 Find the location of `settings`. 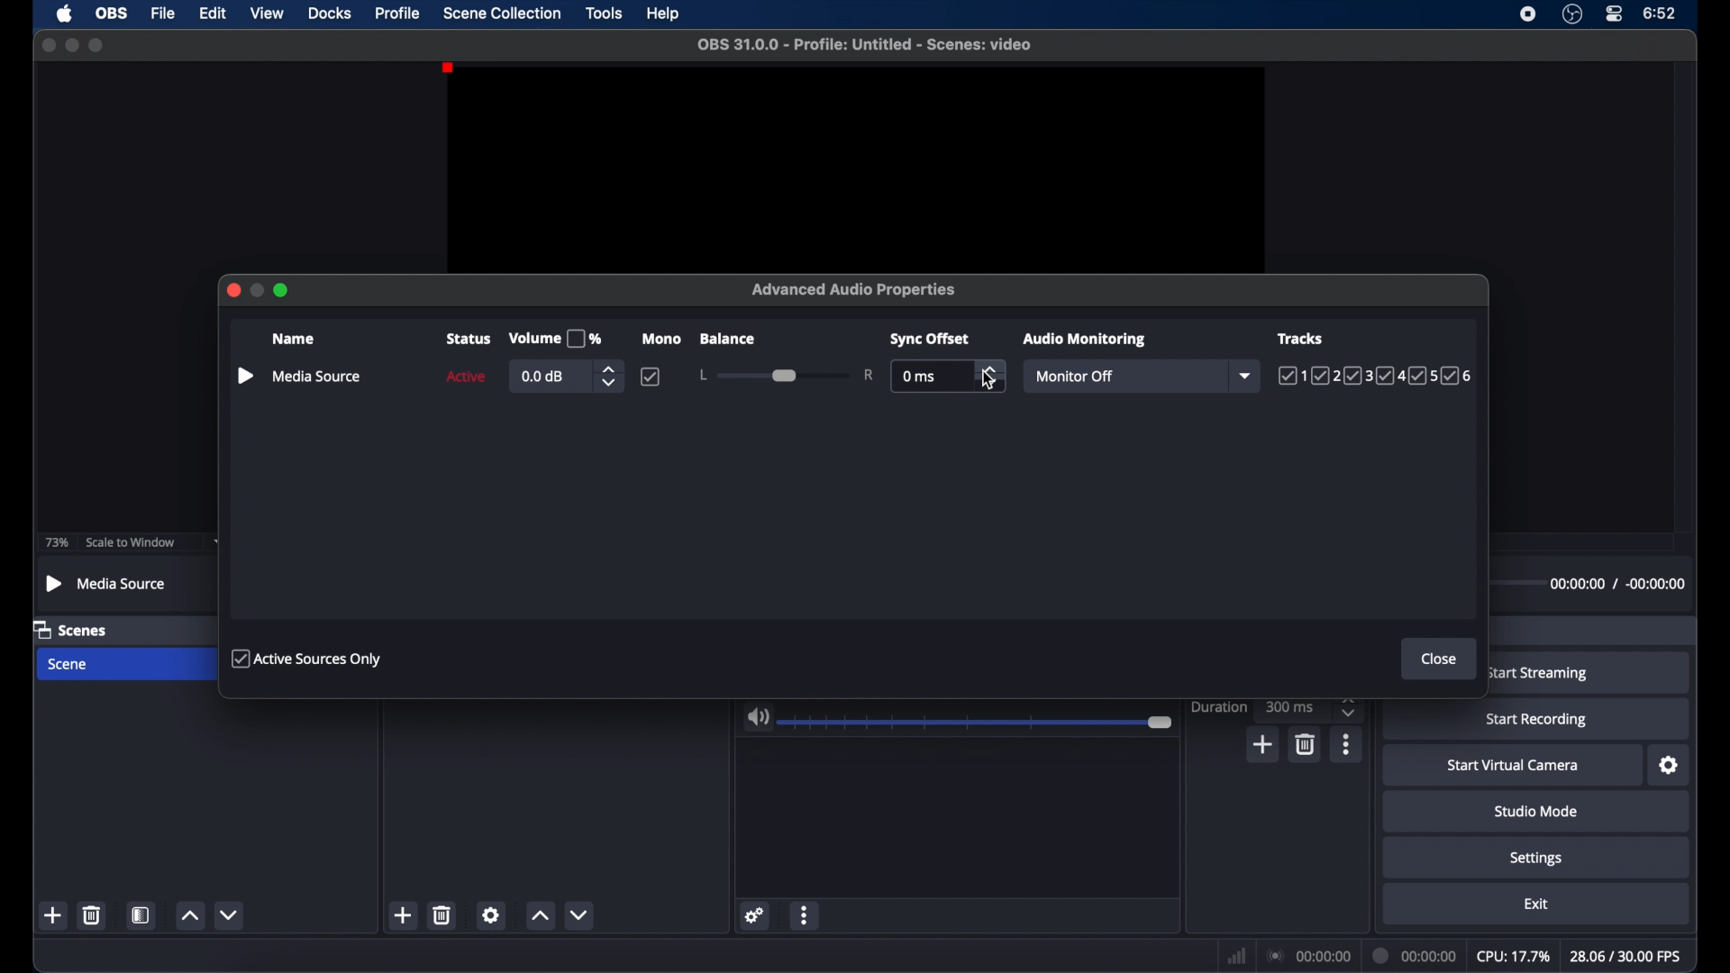

settings is located at coordinates (755, 916).